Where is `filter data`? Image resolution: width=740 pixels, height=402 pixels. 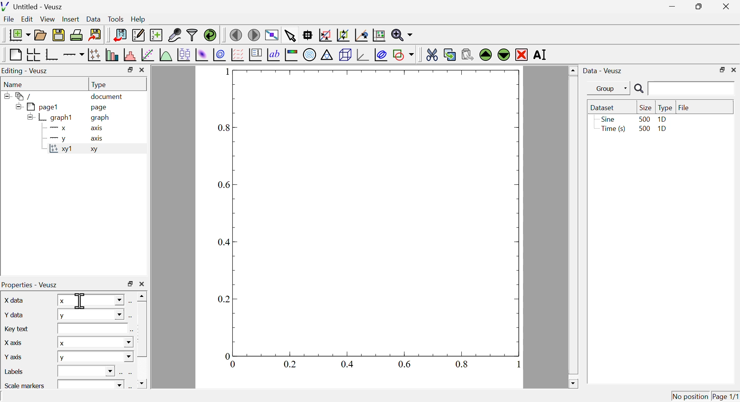 filter data is located at coordinates (192, 35).